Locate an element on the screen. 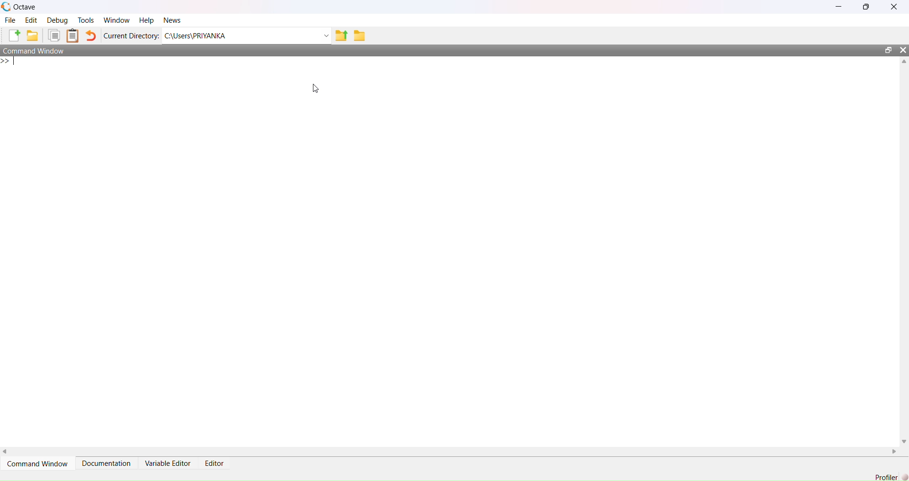 This screenshot has width=909, height=481. Up is located at coordinates (903, 62).